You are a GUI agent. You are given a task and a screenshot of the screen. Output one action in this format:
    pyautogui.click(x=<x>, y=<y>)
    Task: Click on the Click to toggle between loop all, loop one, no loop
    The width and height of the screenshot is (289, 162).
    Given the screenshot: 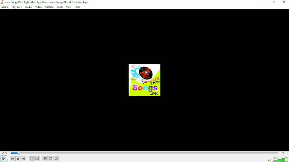 What is the action you would take?
    pyautogui.click(x=51, y=159)
    